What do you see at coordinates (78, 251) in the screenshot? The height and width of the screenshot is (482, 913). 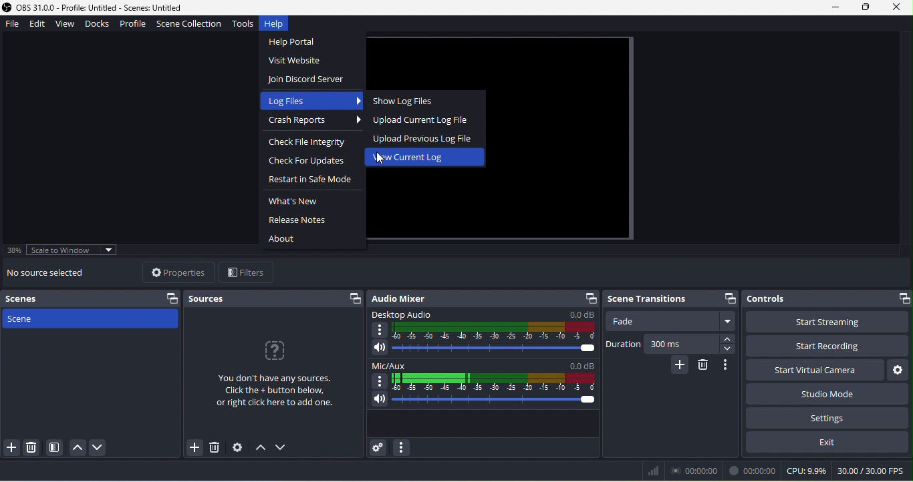 I see `scale to window` at bounding box center [78, 251].